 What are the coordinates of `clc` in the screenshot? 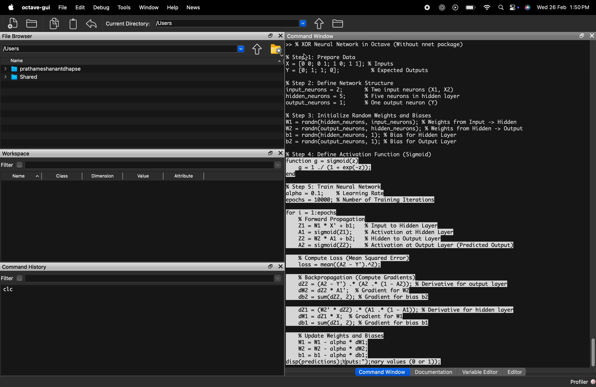 It's located at (13, 289).